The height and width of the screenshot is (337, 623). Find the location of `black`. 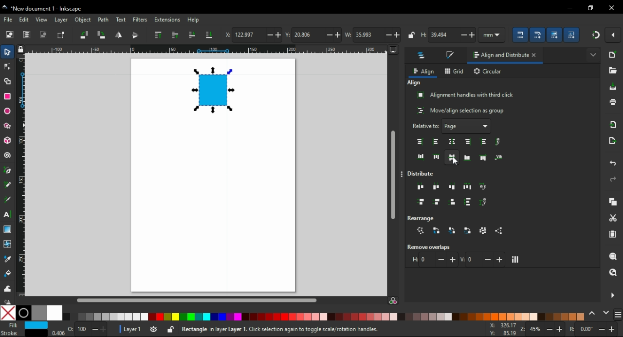

black is located at coordinates (23, 313).